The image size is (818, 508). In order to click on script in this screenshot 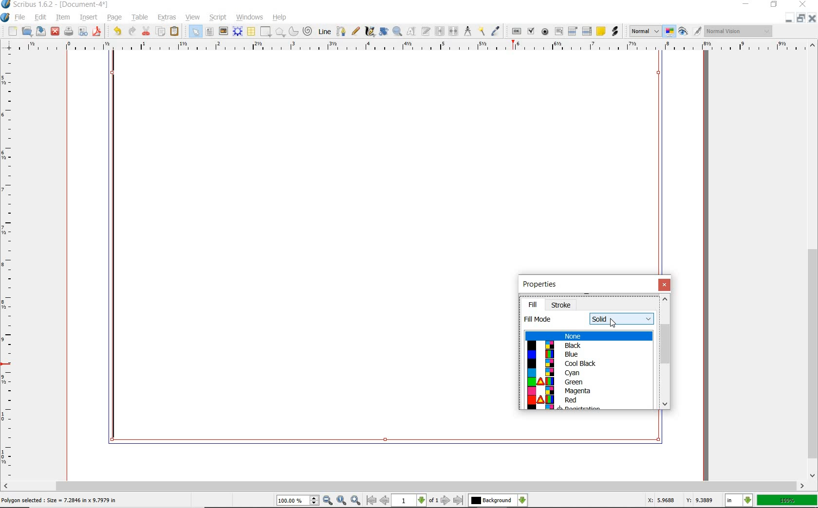, I will do `click(219, 18)`.